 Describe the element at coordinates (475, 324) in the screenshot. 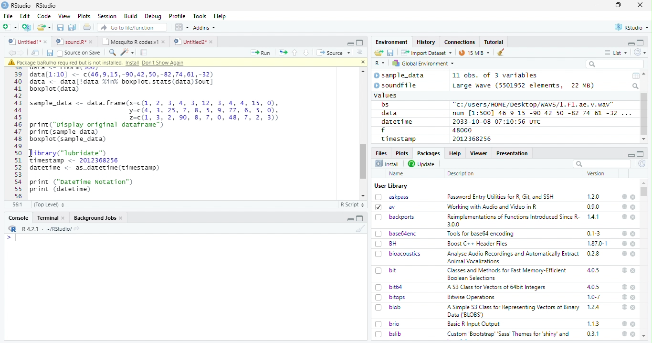

I see `Basic R Input Output` at that location.